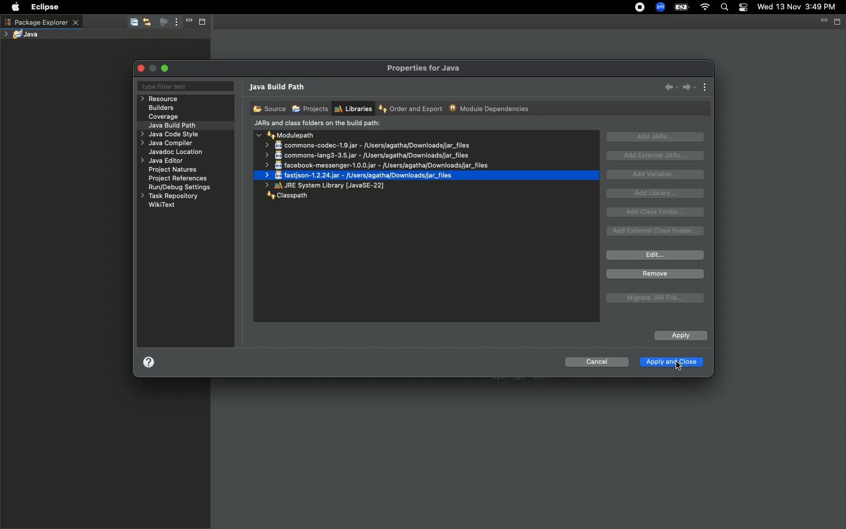 This screenshot has height=529, width=846. Describe the element at coordinates (656, 155) in the screenshot. I see `Add external JAR` at that location.